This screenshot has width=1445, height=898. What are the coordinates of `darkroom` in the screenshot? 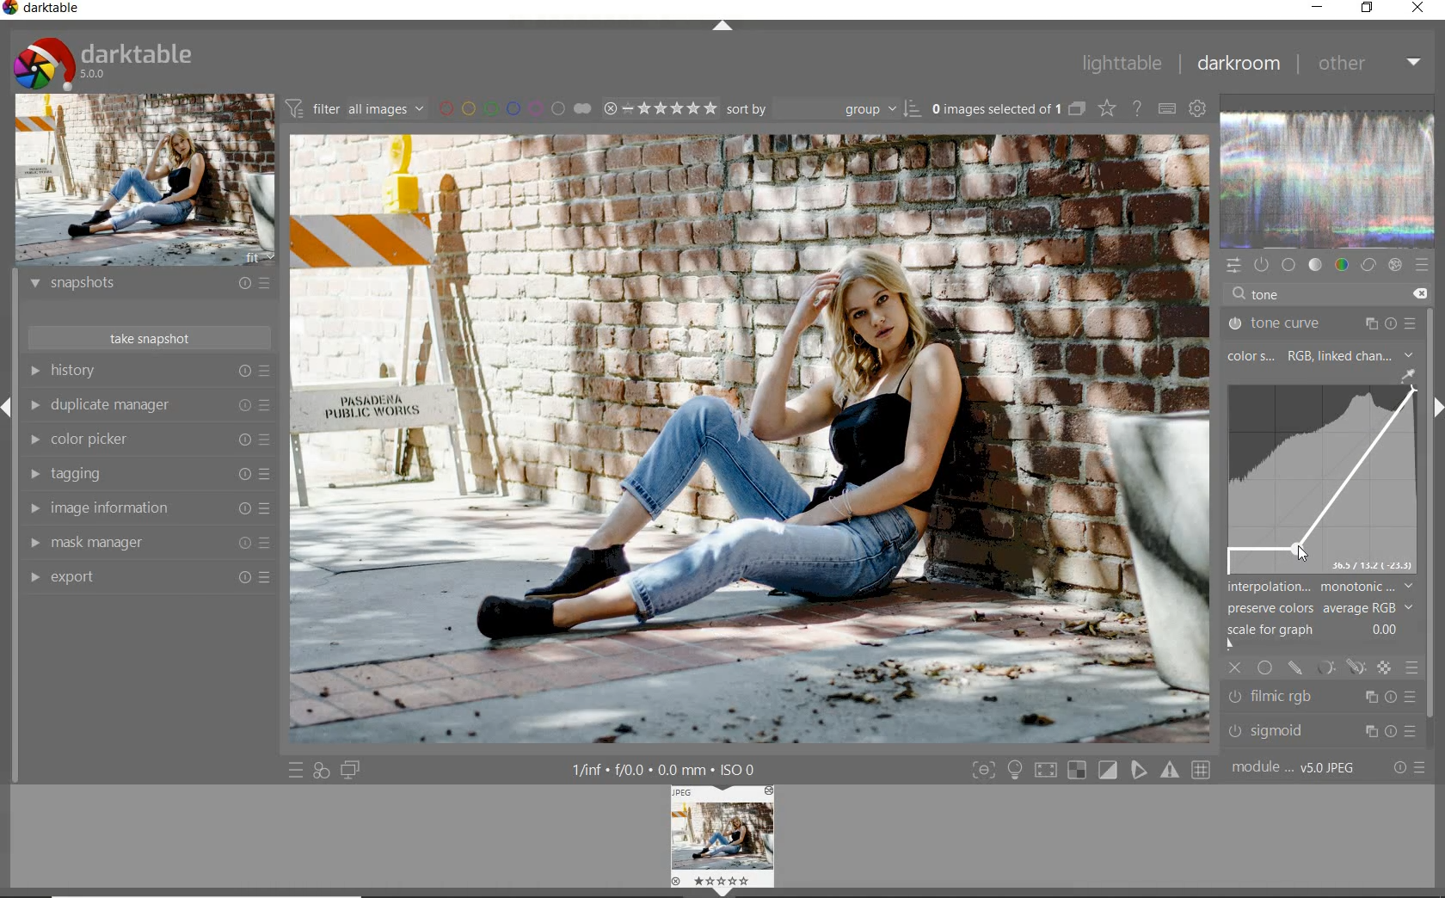 It's located at (1239, 65).